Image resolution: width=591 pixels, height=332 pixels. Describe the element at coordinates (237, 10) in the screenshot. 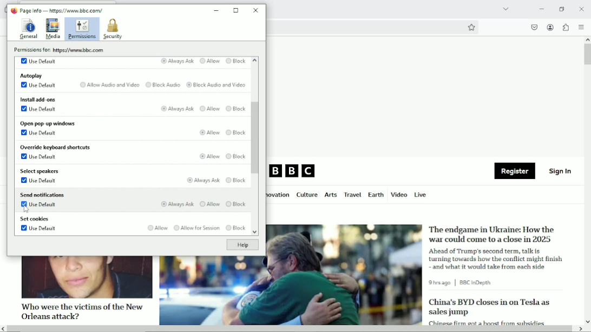

I see `resize` at that location.